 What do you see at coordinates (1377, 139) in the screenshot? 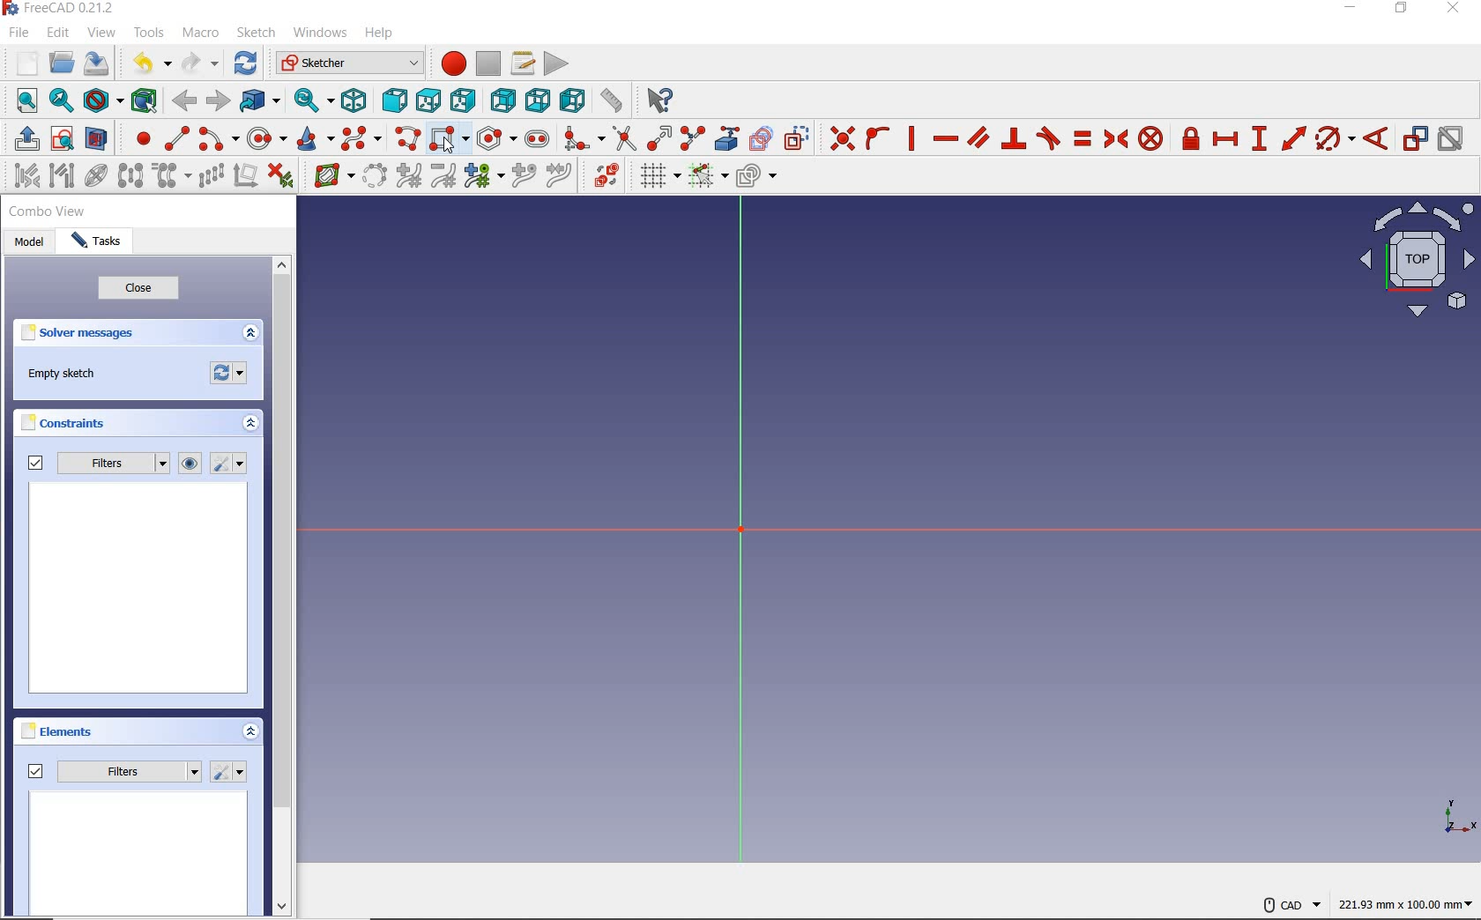
I see `constrain angle` at bounding box center [1377, 139].